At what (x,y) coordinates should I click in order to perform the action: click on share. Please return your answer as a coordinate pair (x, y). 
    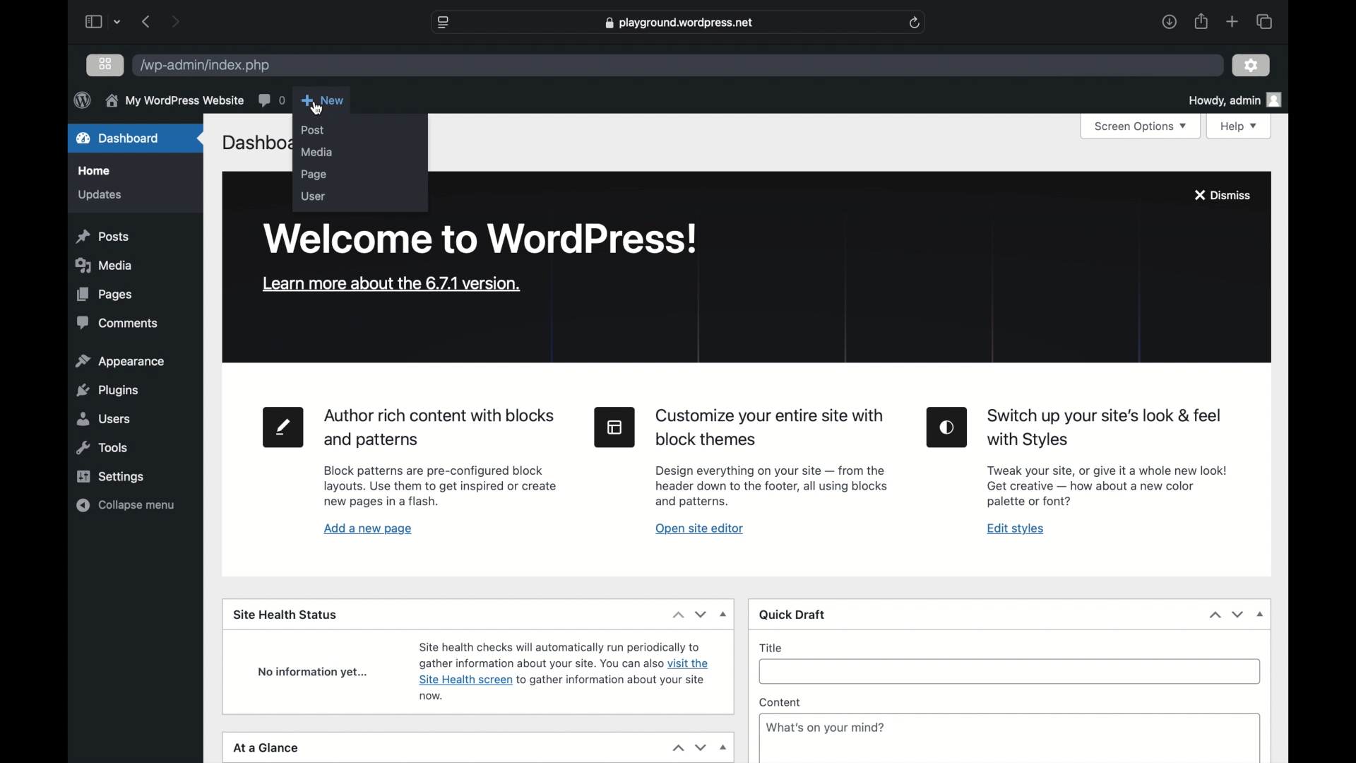
    Looking at the image, I should click on (1200, 21).